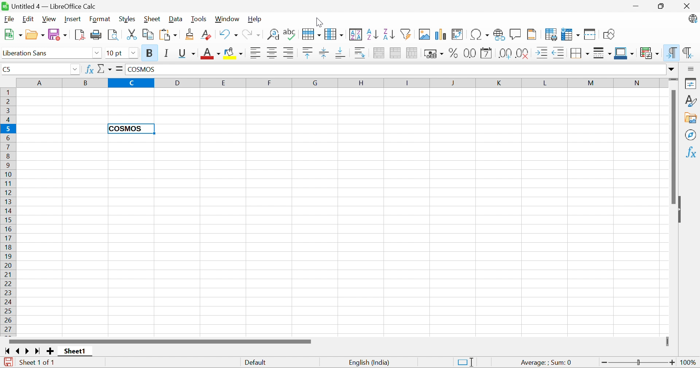  I want to click on The Document has modified. Click to save the document., so click(7, 362).